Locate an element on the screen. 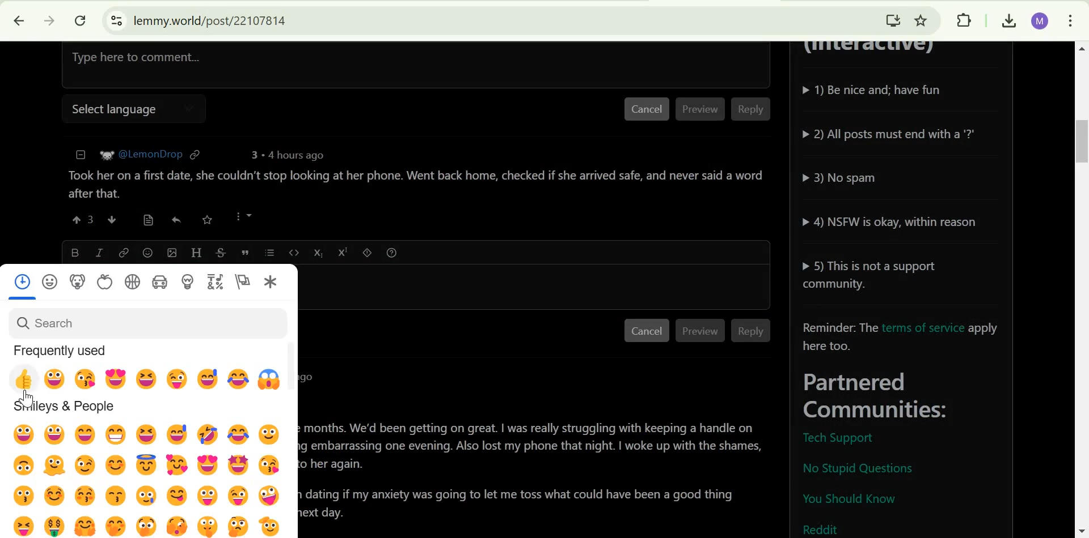  Cancel is located at coordinates (647, 331).